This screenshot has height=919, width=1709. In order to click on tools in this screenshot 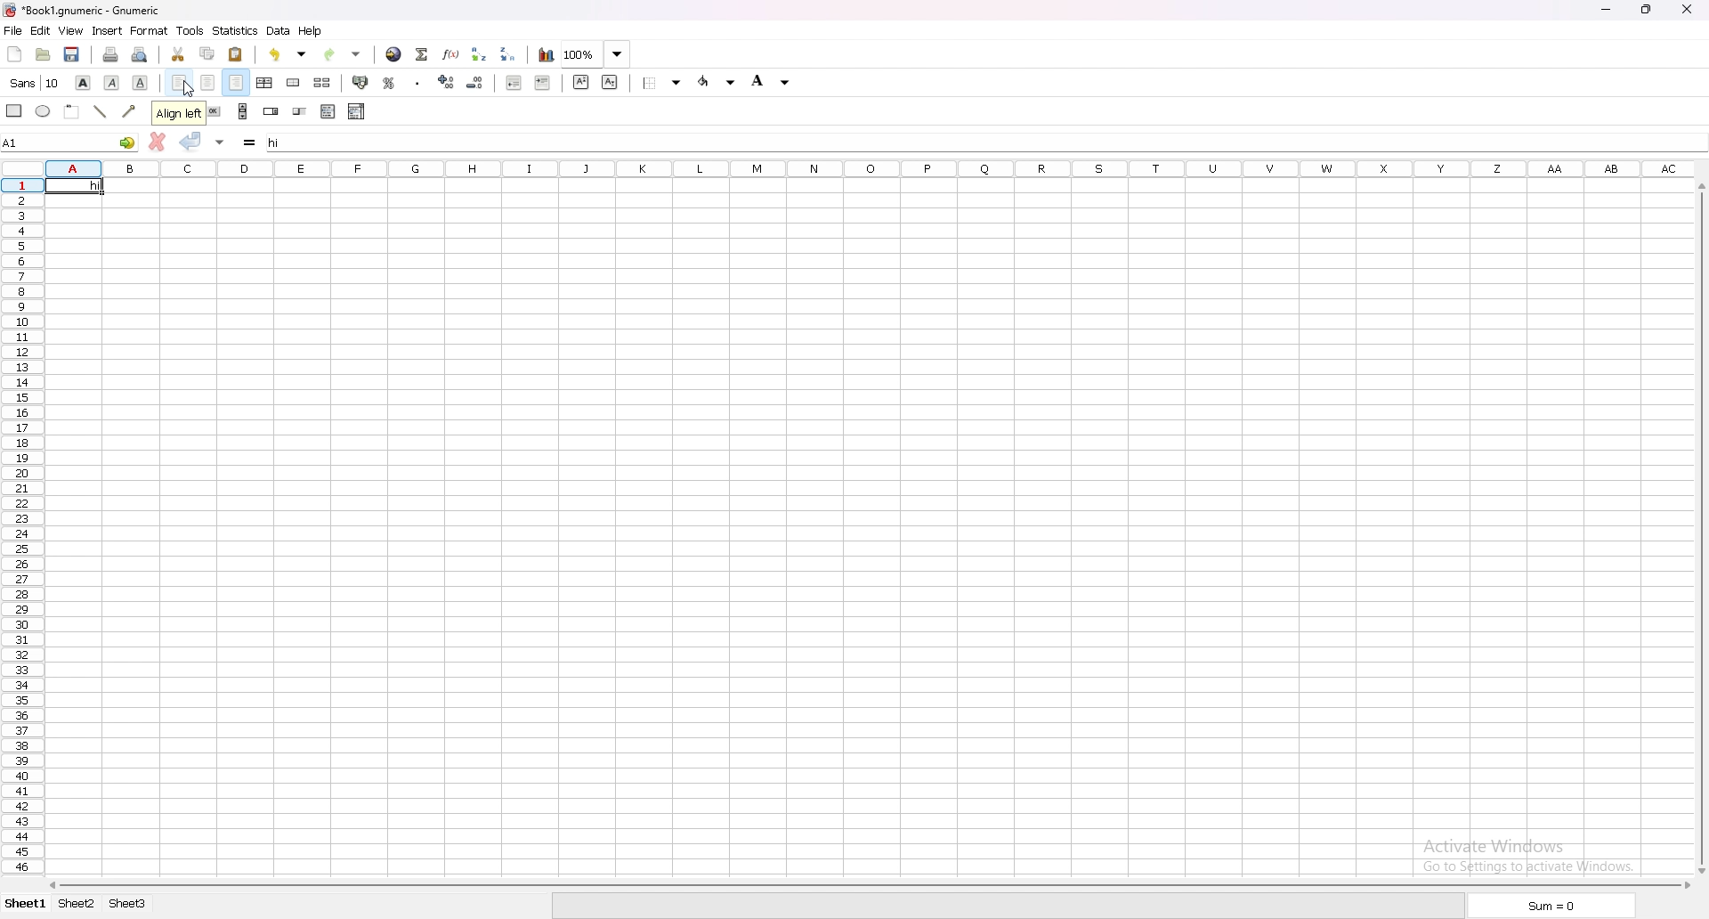, I will do `click(190, 31)`.